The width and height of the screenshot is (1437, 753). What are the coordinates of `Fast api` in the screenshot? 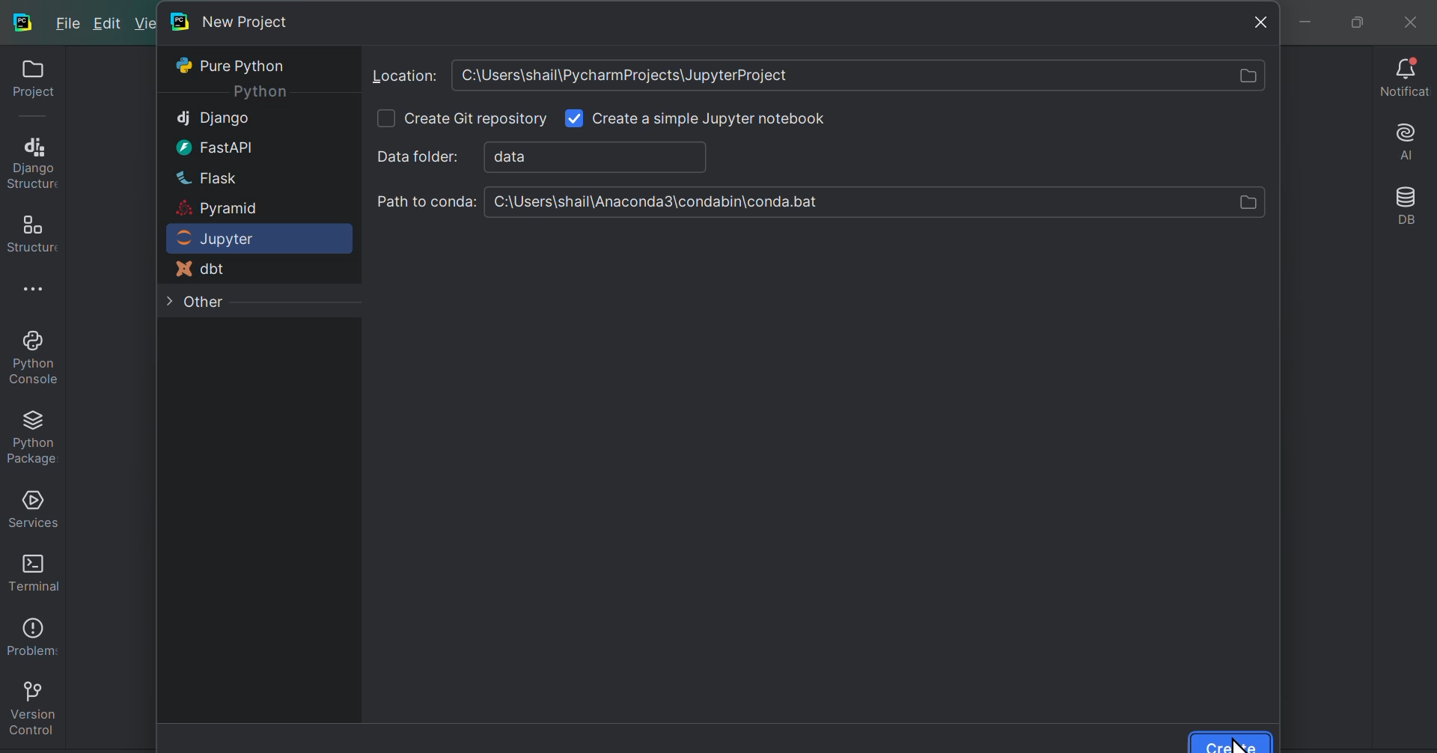 It's located at (210, 146).